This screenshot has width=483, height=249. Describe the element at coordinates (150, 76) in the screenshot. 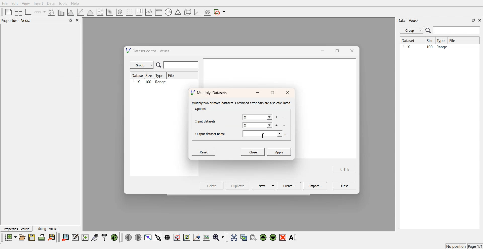

I see `Size` at that location.